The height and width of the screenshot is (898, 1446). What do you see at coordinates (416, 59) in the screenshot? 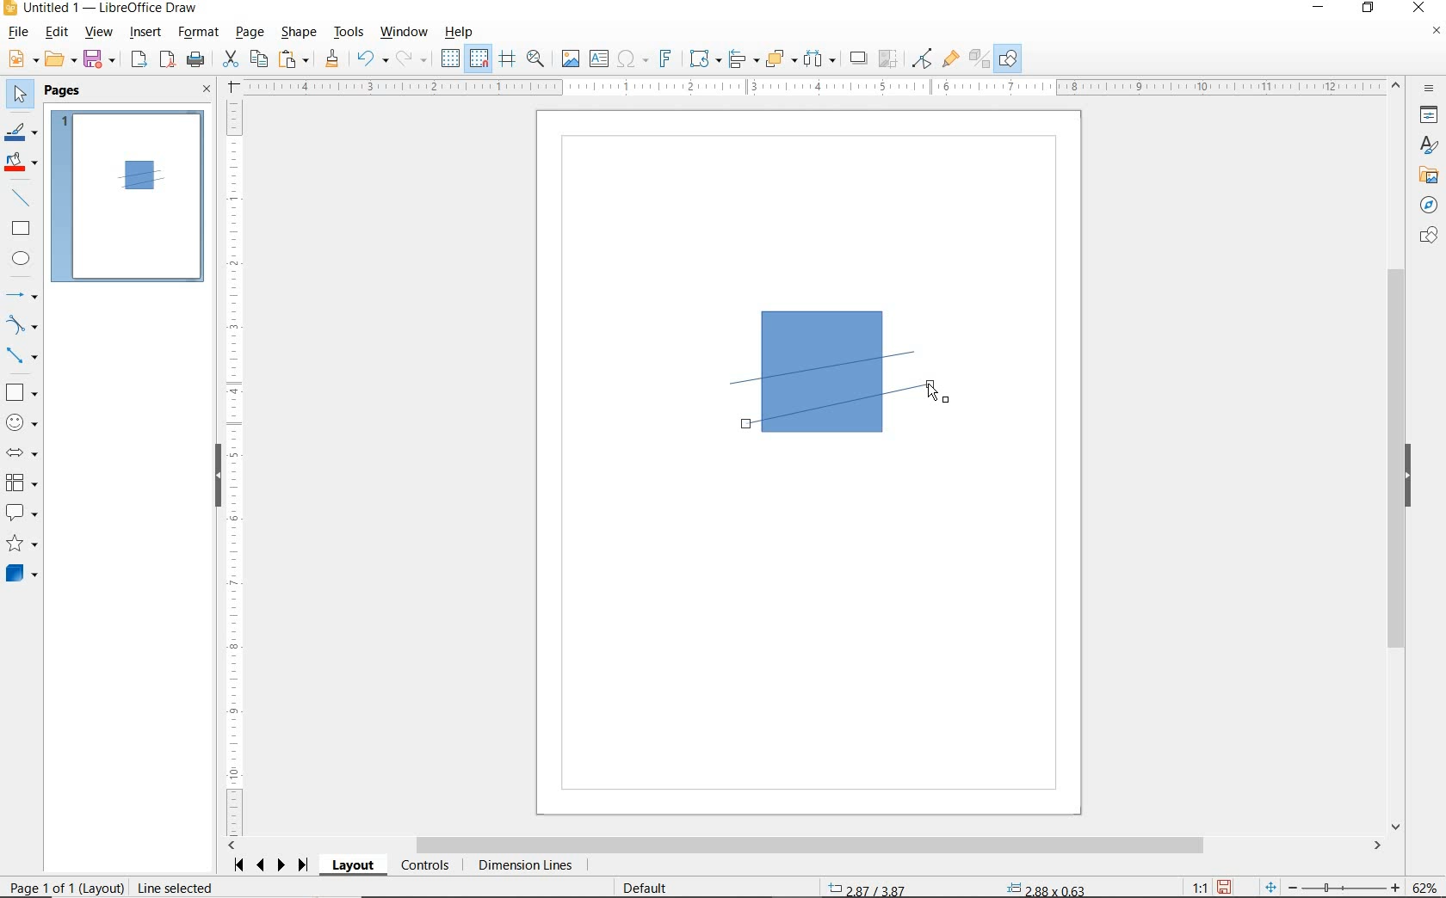
I see `REDO` at bounding box center [416, 59].